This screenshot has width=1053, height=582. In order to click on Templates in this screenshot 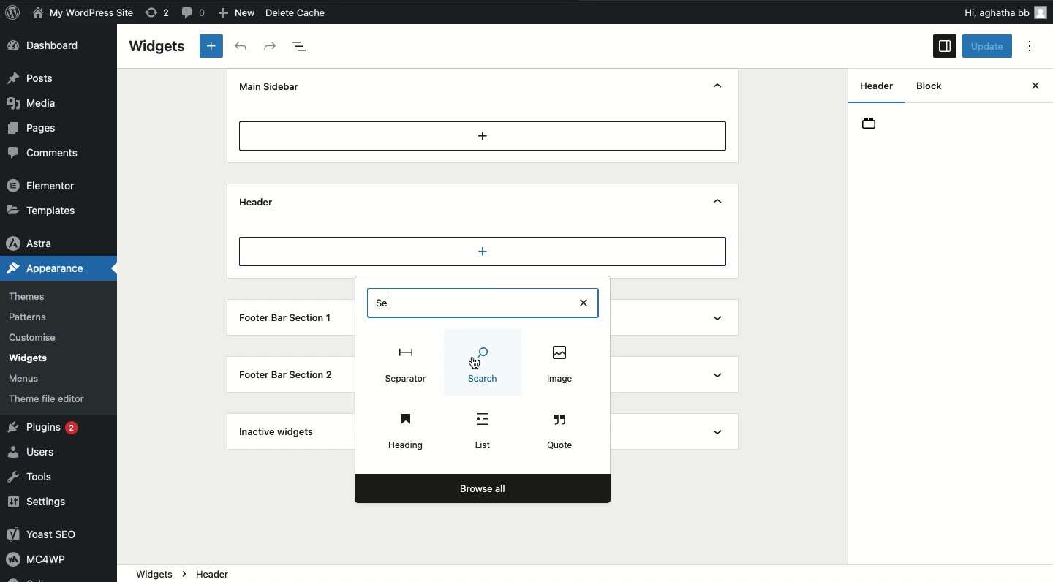, I will do `click(42, 210)`.